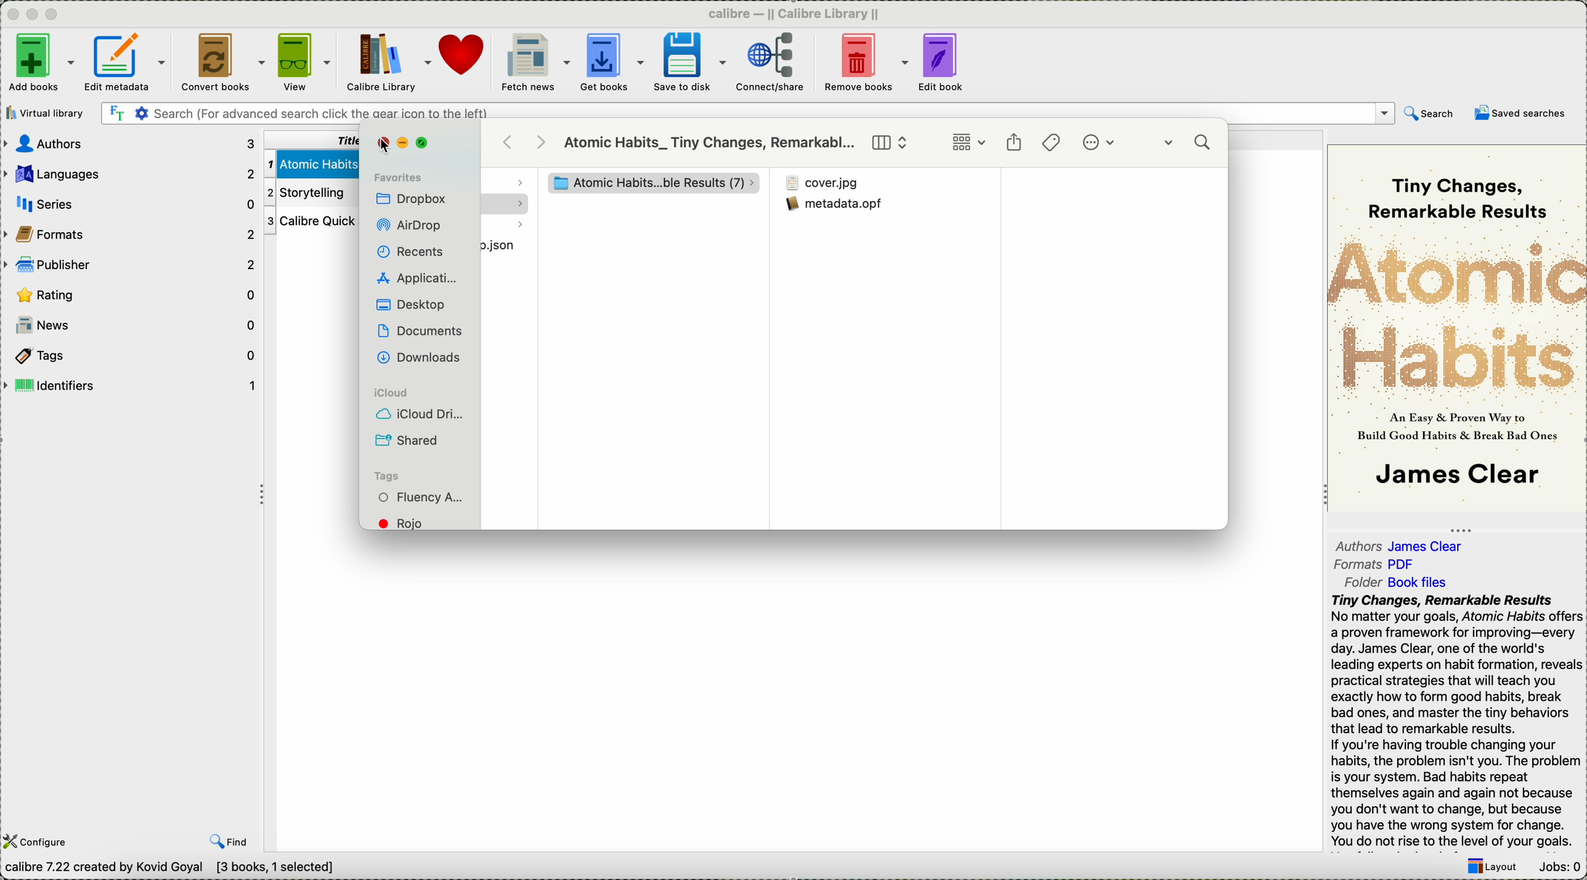  Describe the element at coordinates (425, 143) in the screenshot. I see `maximize window` at that location.